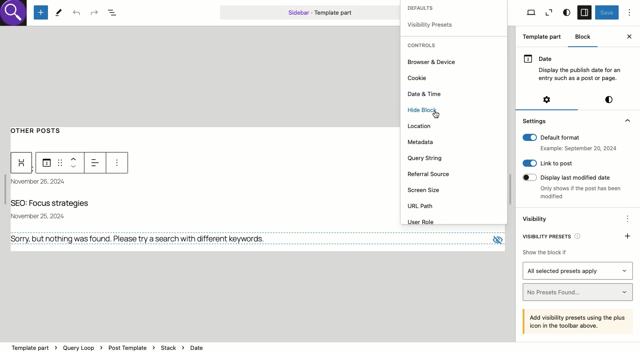  I want to click on more options, so click(116, 164).